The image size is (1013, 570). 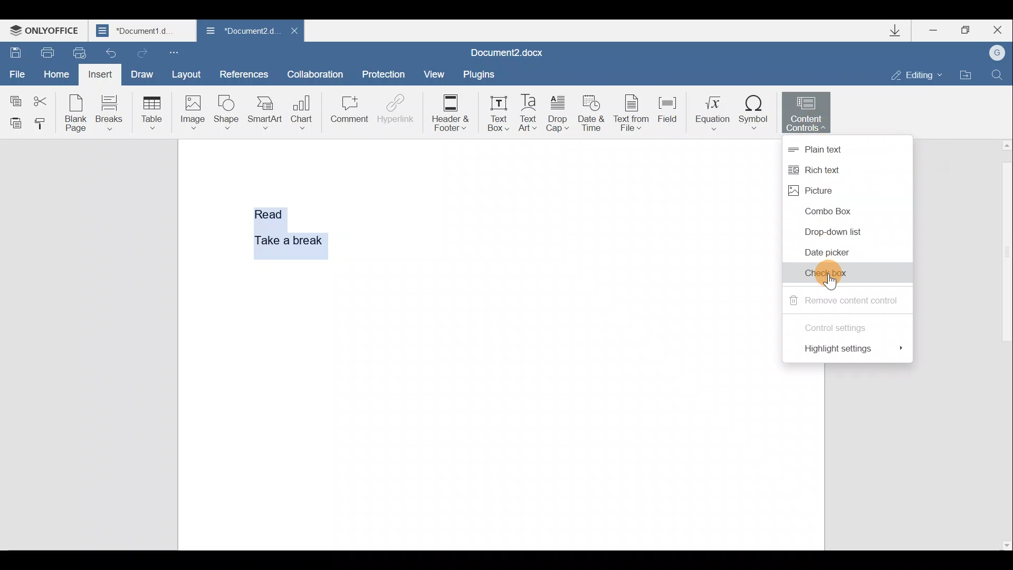 I want to click on Copy, so click(x=14, y=96).